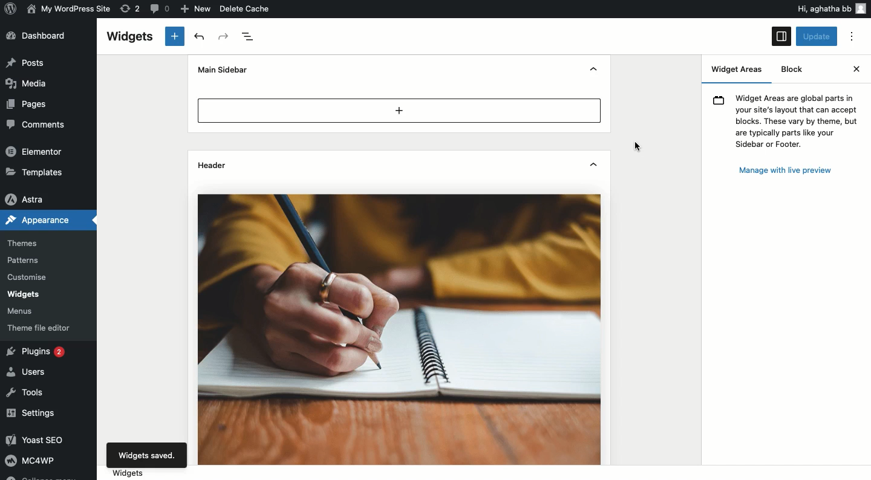  Describe the element at coordinates (26, 394) in the screenshot. I see `Tools` at that location.